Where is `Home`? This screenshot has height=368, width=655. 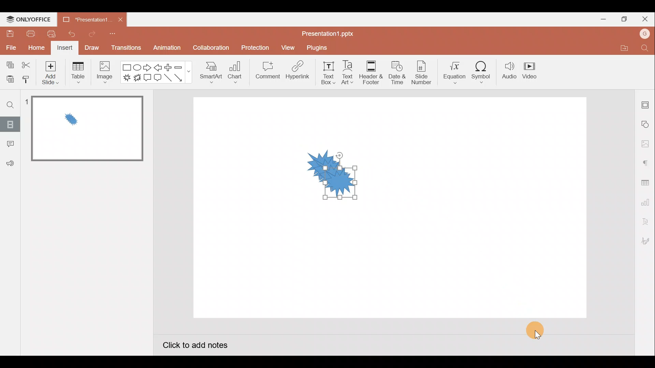
Home is located at coordinates (34, 49).